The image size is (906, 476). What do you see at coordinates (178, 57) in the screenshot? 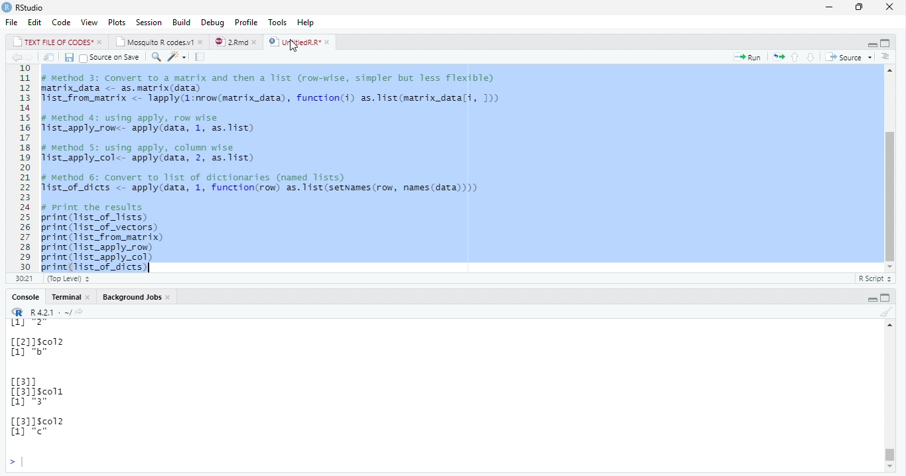
I see `code tools` at bounding box center [178, 57].